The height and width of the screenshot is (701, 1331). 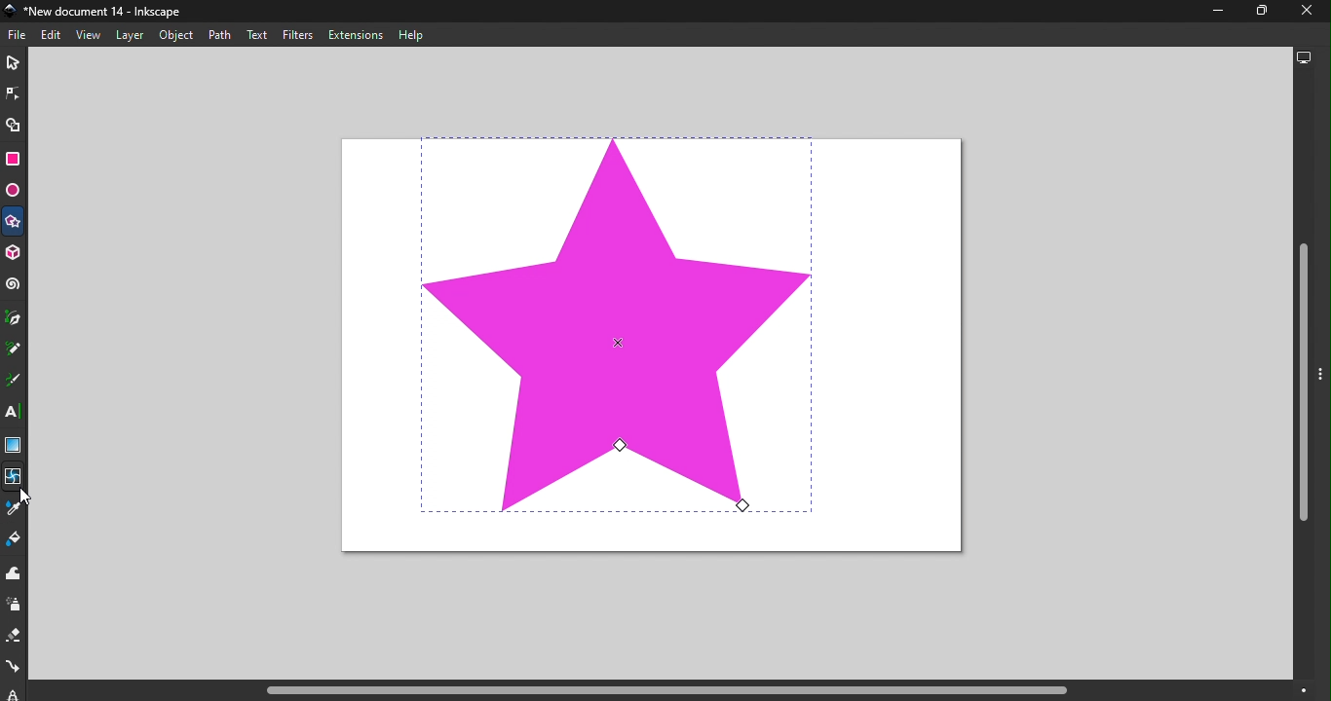 What do you see at coordinates (176, 34) in the screenshot?
I see `Object` at bounding box center [176, 34].